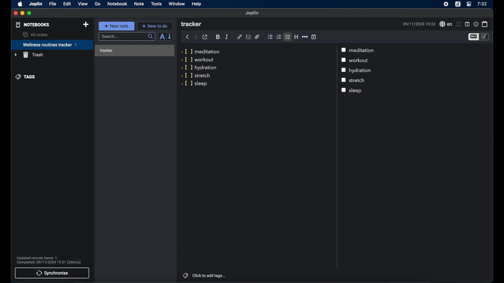 Image resolution: width=504 pixels, height=283 pixels. I want to click on Updated remote items: 1. Complete: 09/11/2024 19:31 (266ms), so click(51, 259).